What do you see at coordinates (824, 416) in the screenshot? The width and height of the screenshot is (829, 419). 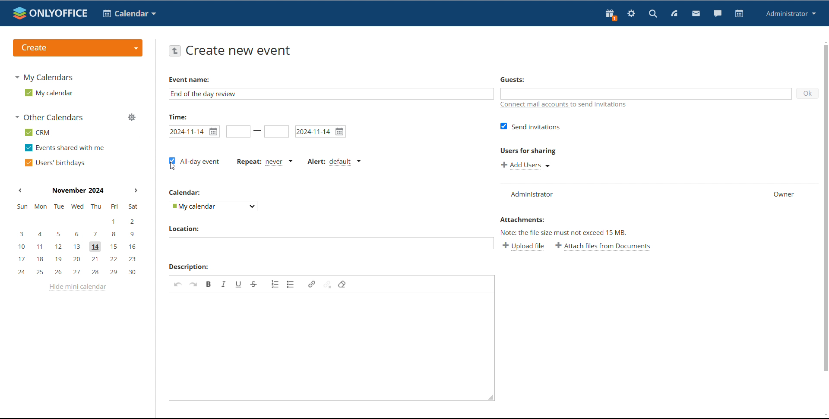 I see `scroll down` at bounding box center [824, 416].